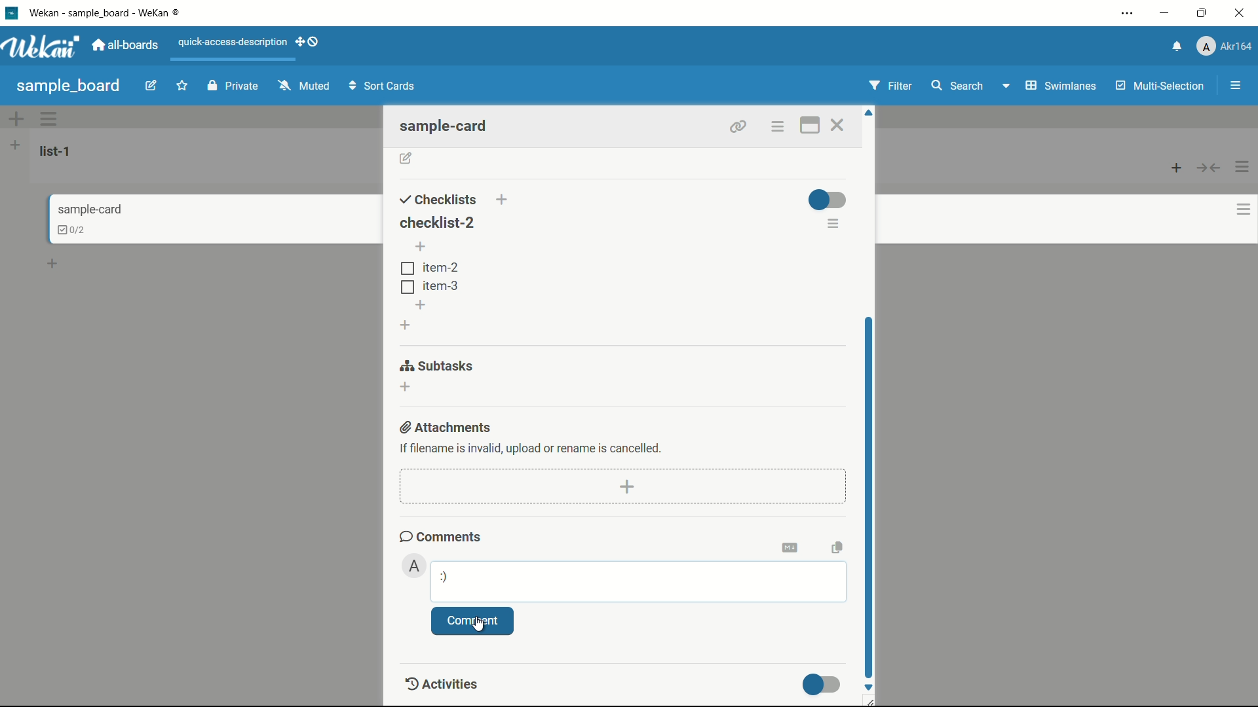 This screenshot has width=1258, height=707. Describe the element at coordinates (438, 199) in the screenshot. I see `checklists` at that location.